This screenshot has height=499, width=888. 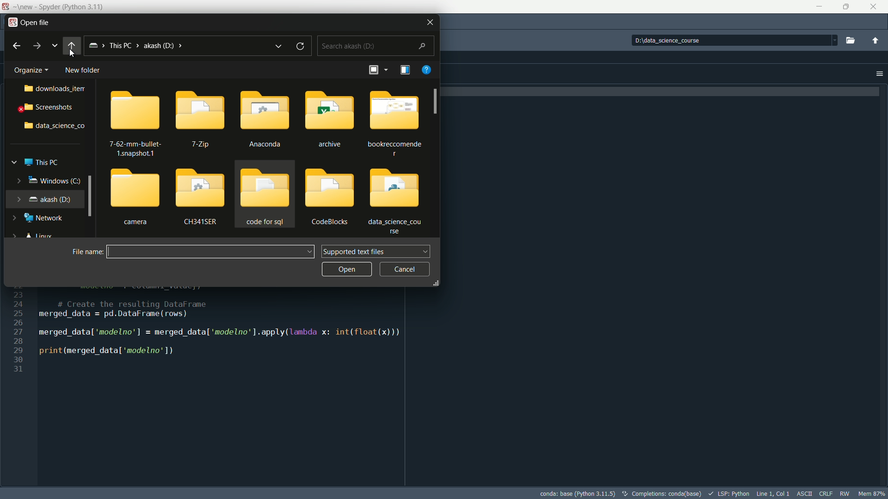 I want to click on search bar, so click(x=374, y=46).